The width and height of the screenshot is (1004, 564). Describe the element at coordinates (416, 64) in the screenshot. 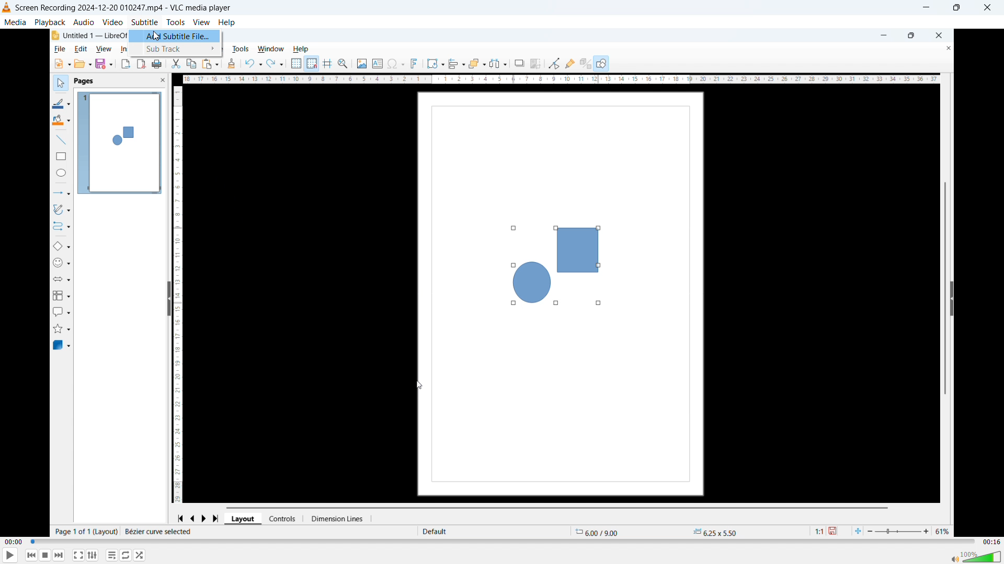

I see `fontwork text` at that location.